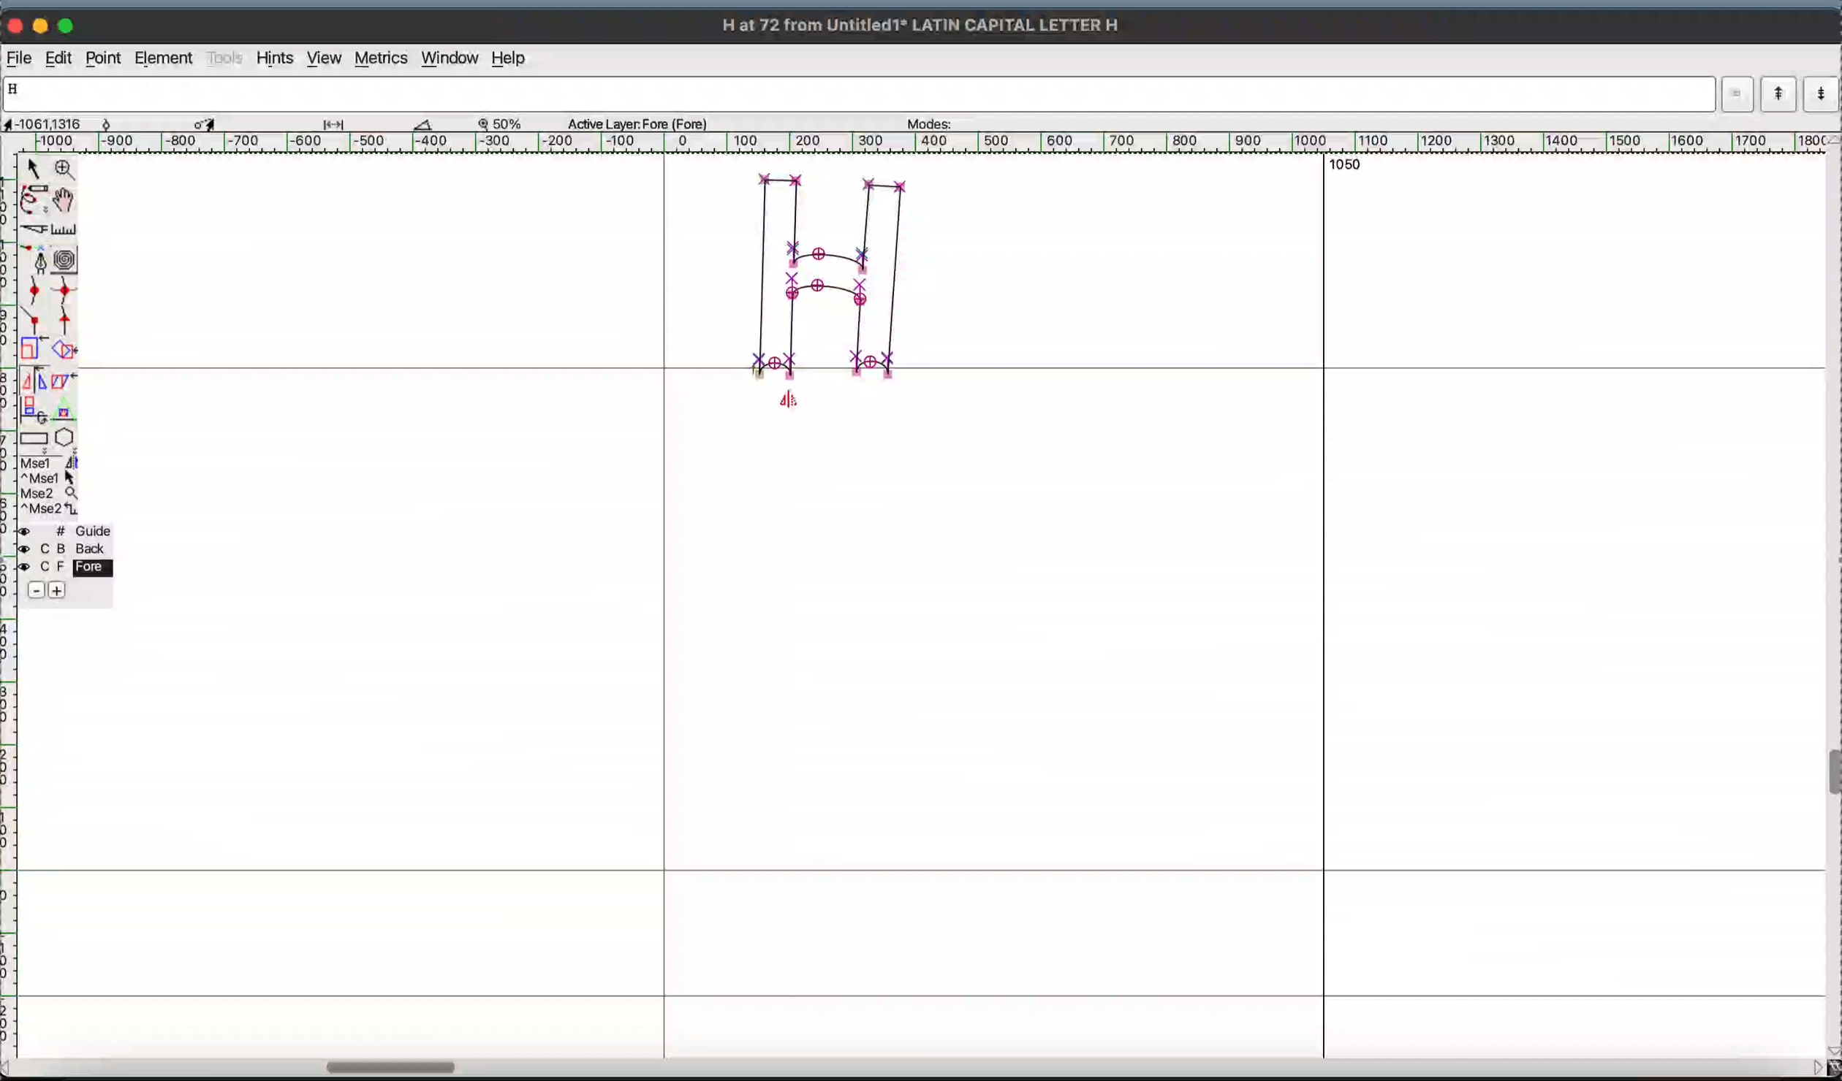 This screenshot has height=1081, width=1842. I want to click on measurement, so click(312, 123).